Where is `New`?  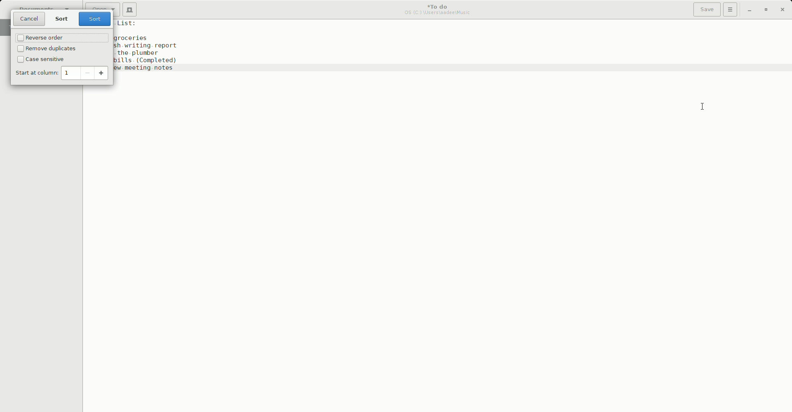 New is located at coordinates (131, 10).